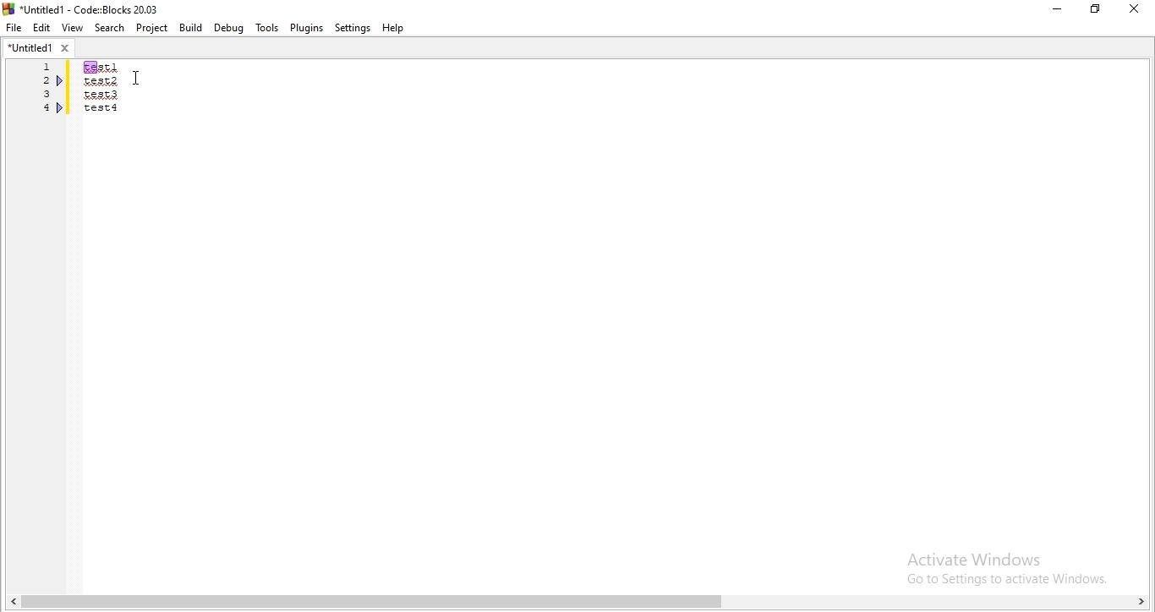  I want to click on file, so click(13, 26).